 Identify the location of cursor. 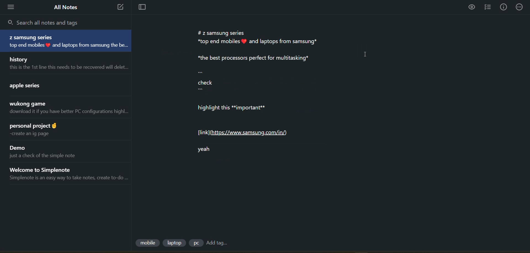
(369, 55).